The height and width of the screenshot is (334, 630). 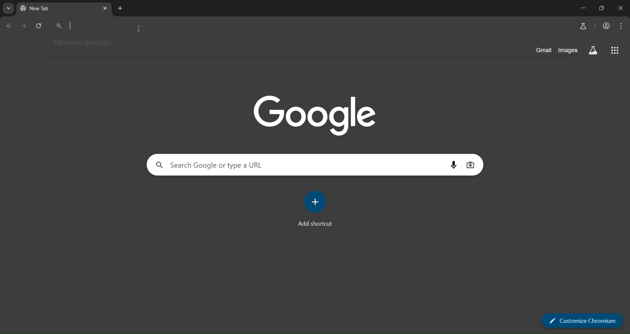 I want to click on go back one page, so click(x=10, y=26).